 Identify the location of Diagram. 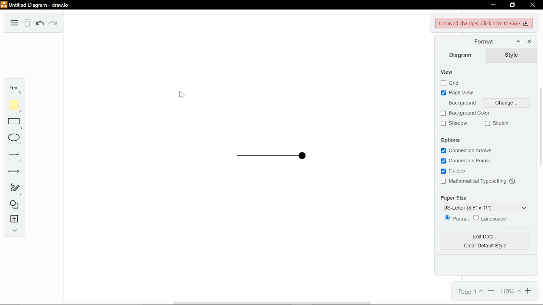
(14, 23).